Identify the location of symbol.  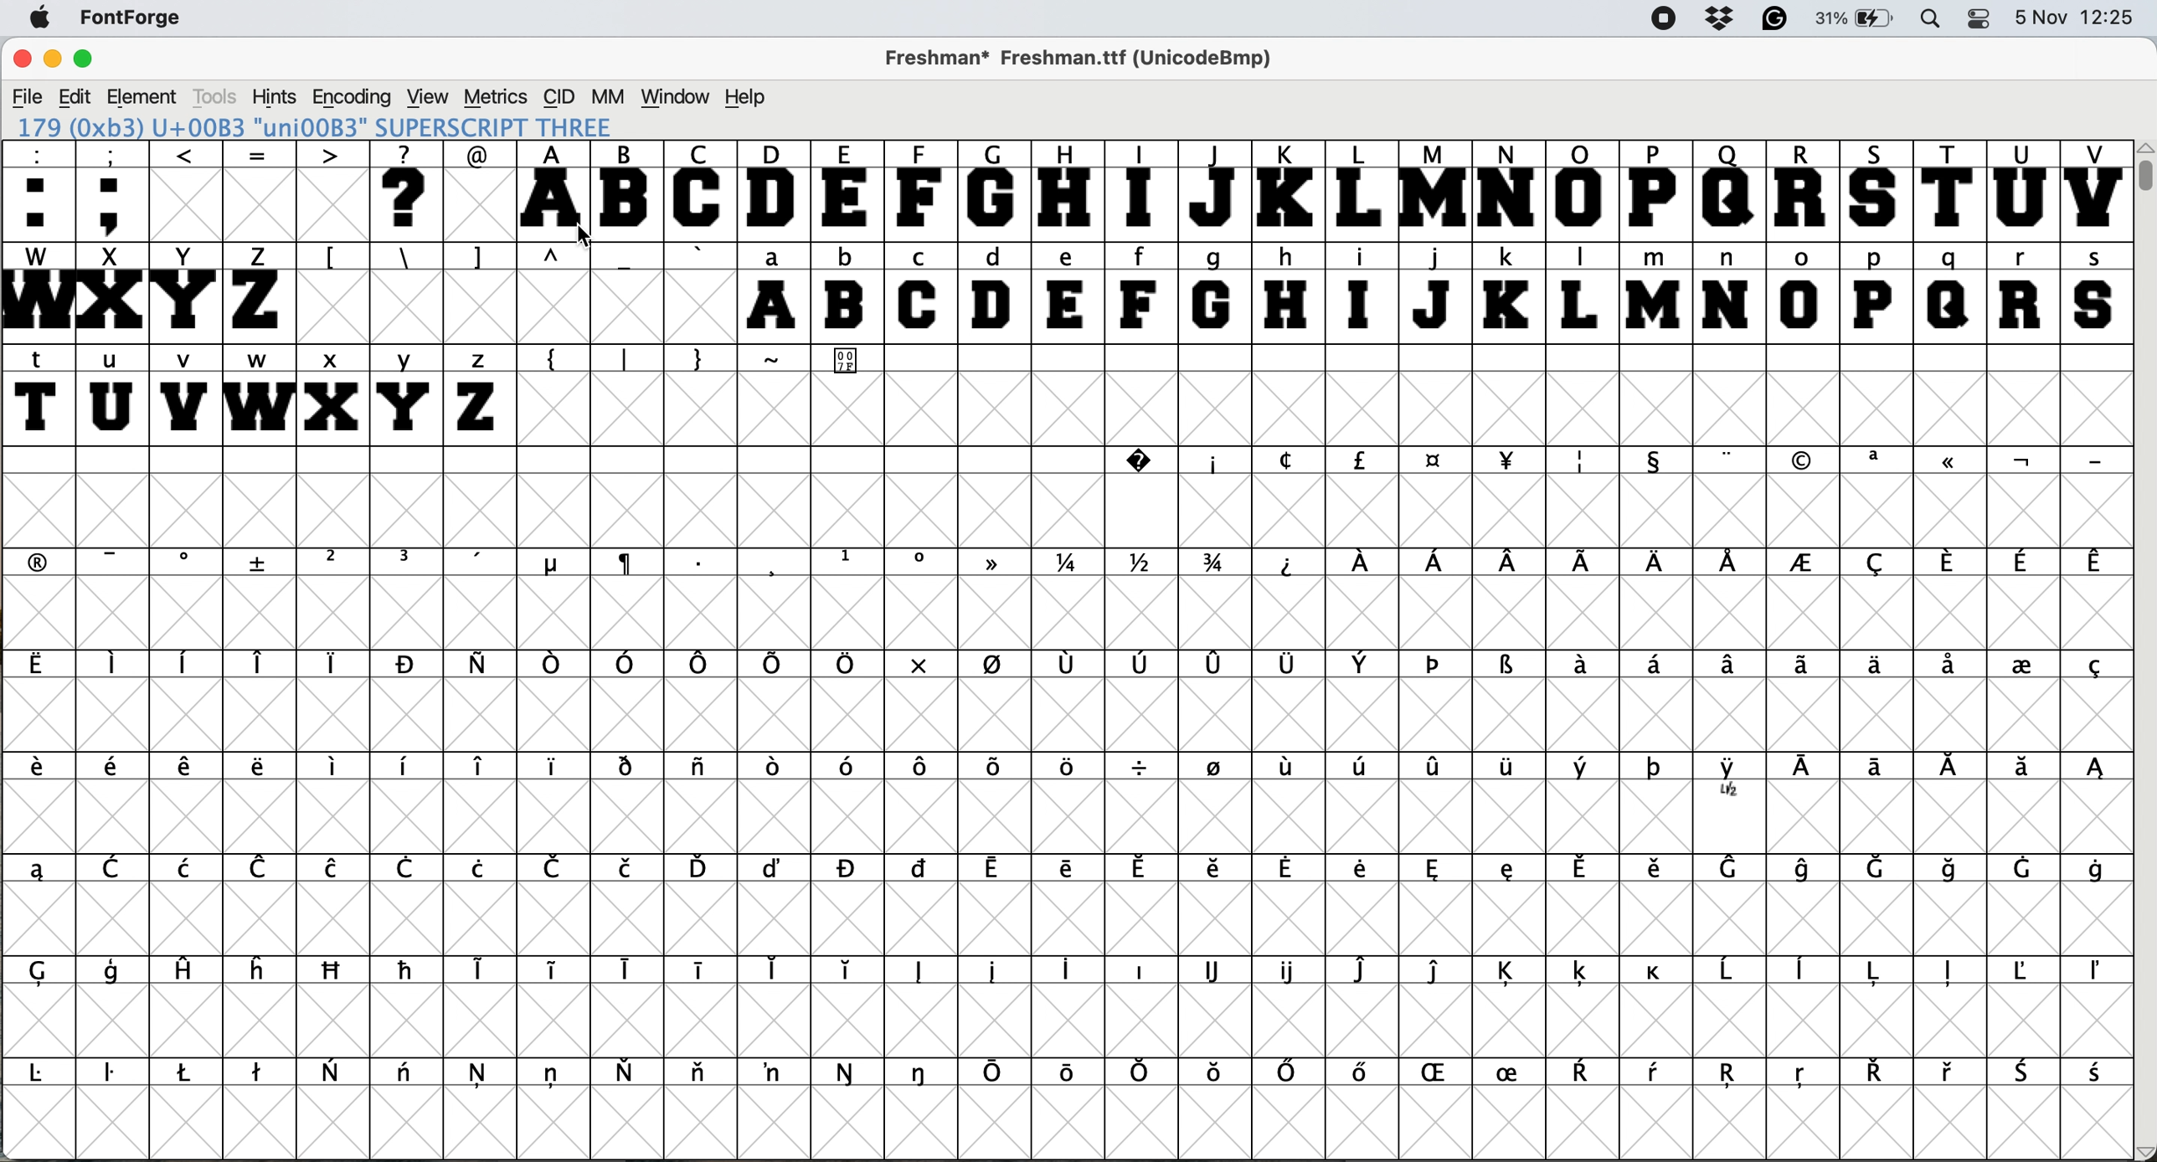
(1516, 1070).